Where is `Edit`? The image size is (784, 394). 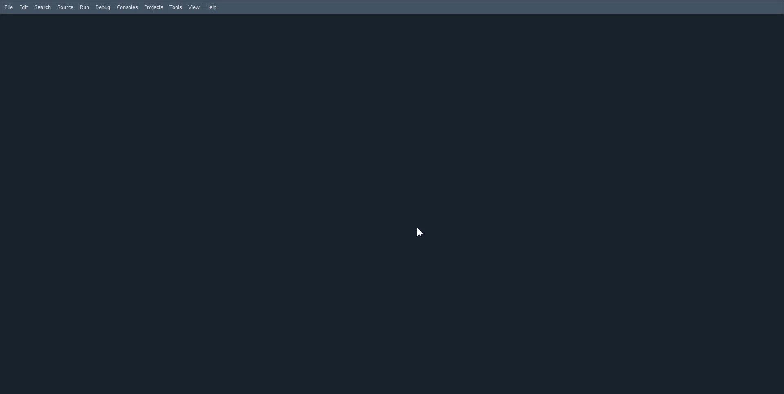 Edit is located at coordinates (23, 7).